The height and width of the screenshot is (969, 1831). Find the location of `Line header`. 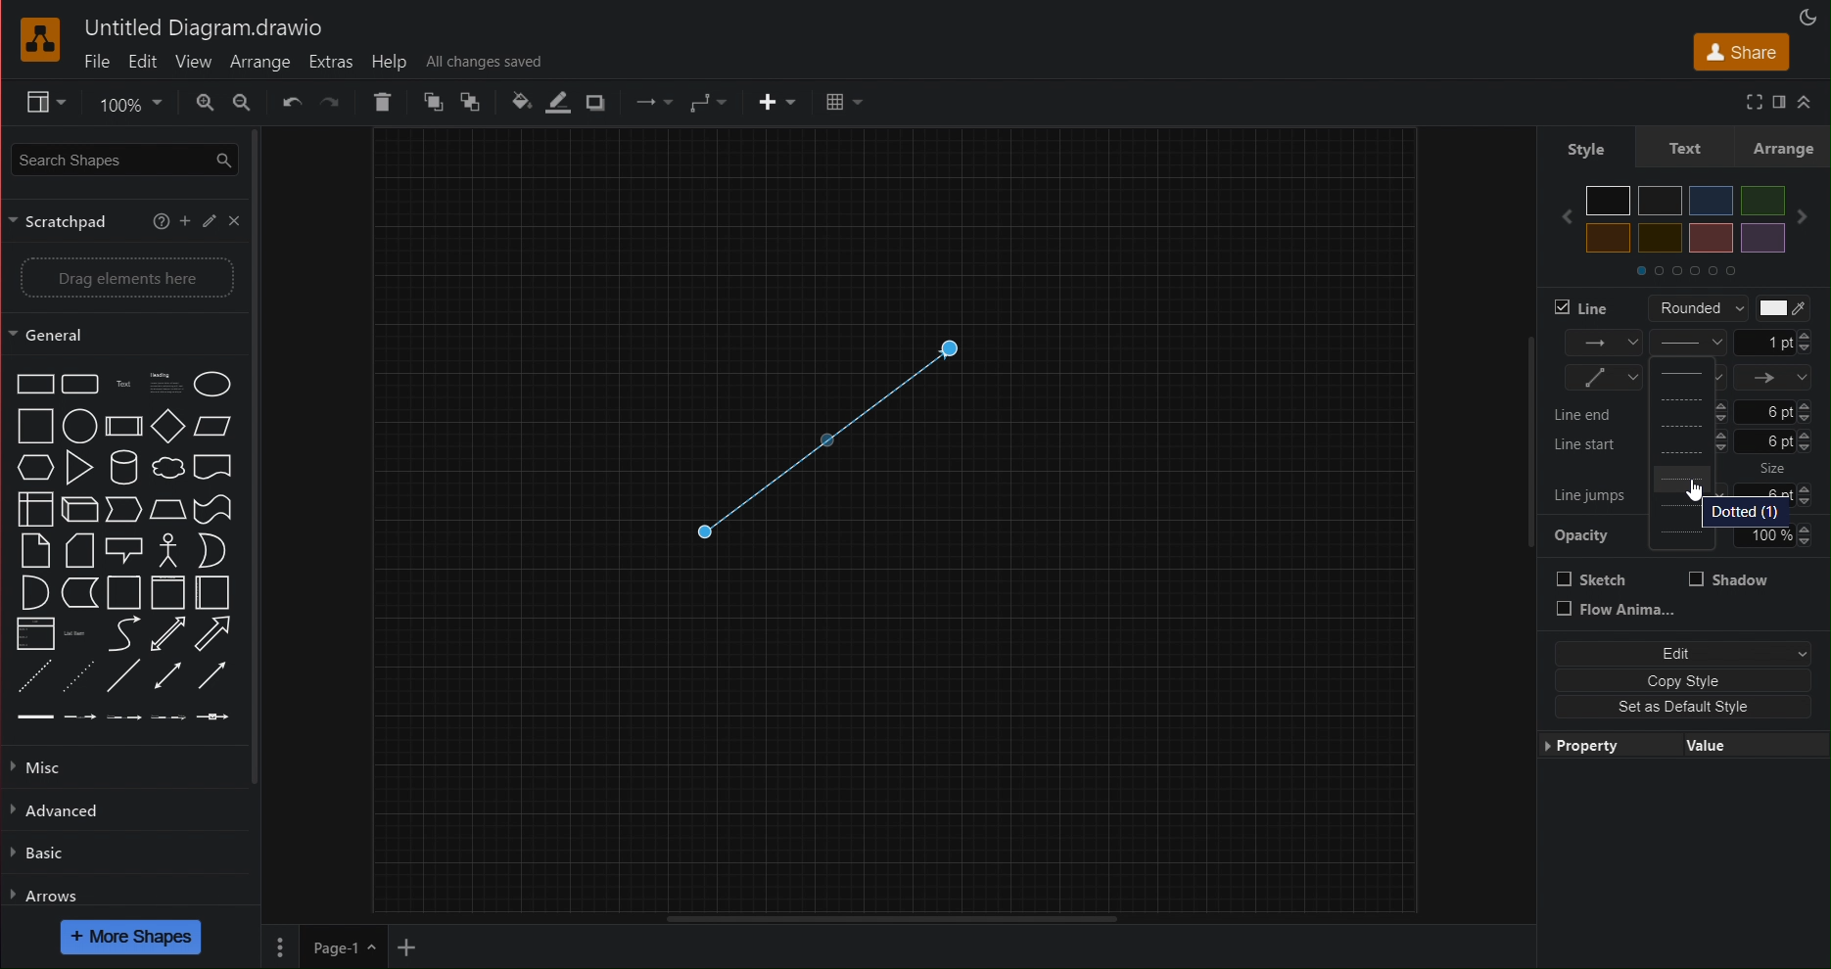

Line header is located at coordinates (1774, 378).